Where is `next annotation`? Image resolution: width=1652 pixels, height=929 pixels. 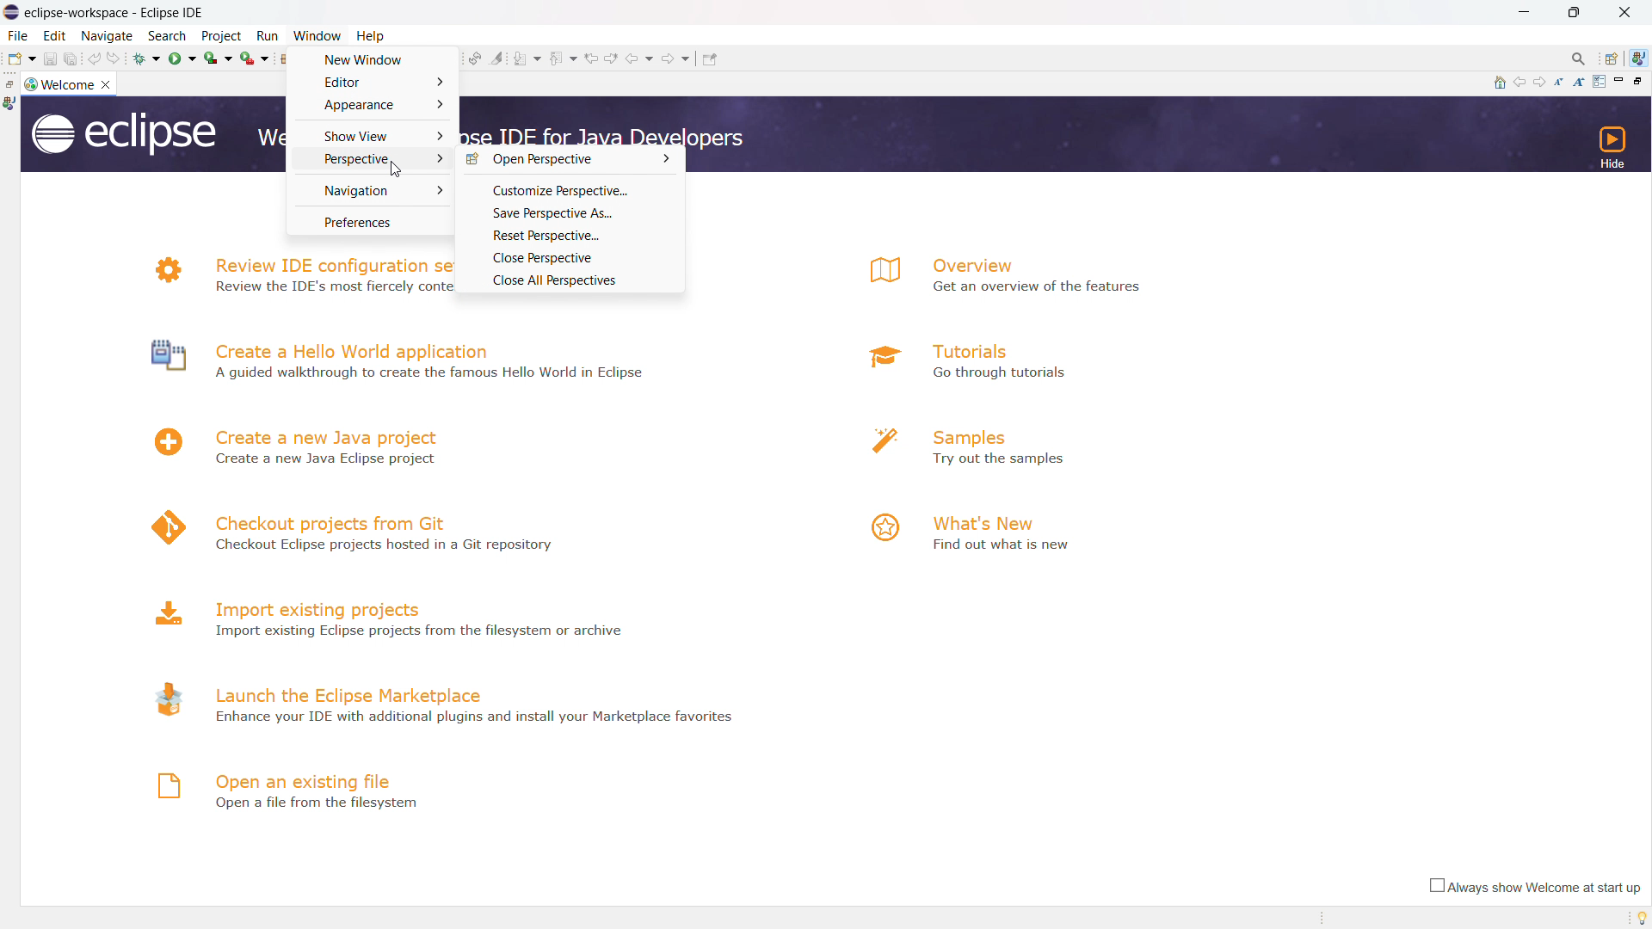 next annotation is located at coordinates (527, 59).